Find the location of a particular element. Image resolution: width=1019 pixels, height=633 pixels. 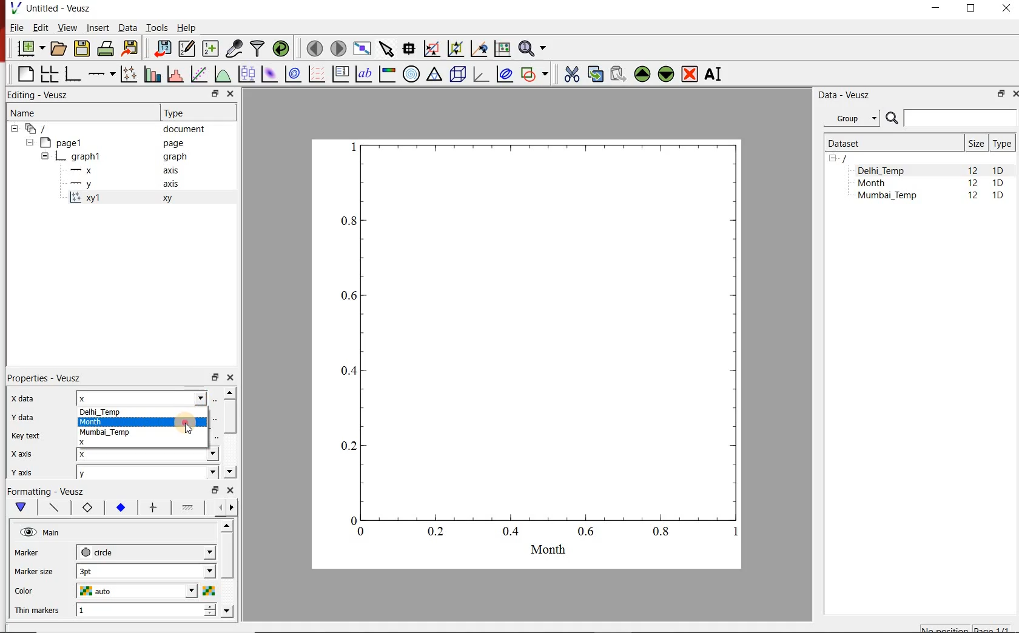

Page1 is located at coordinates (106, 142).